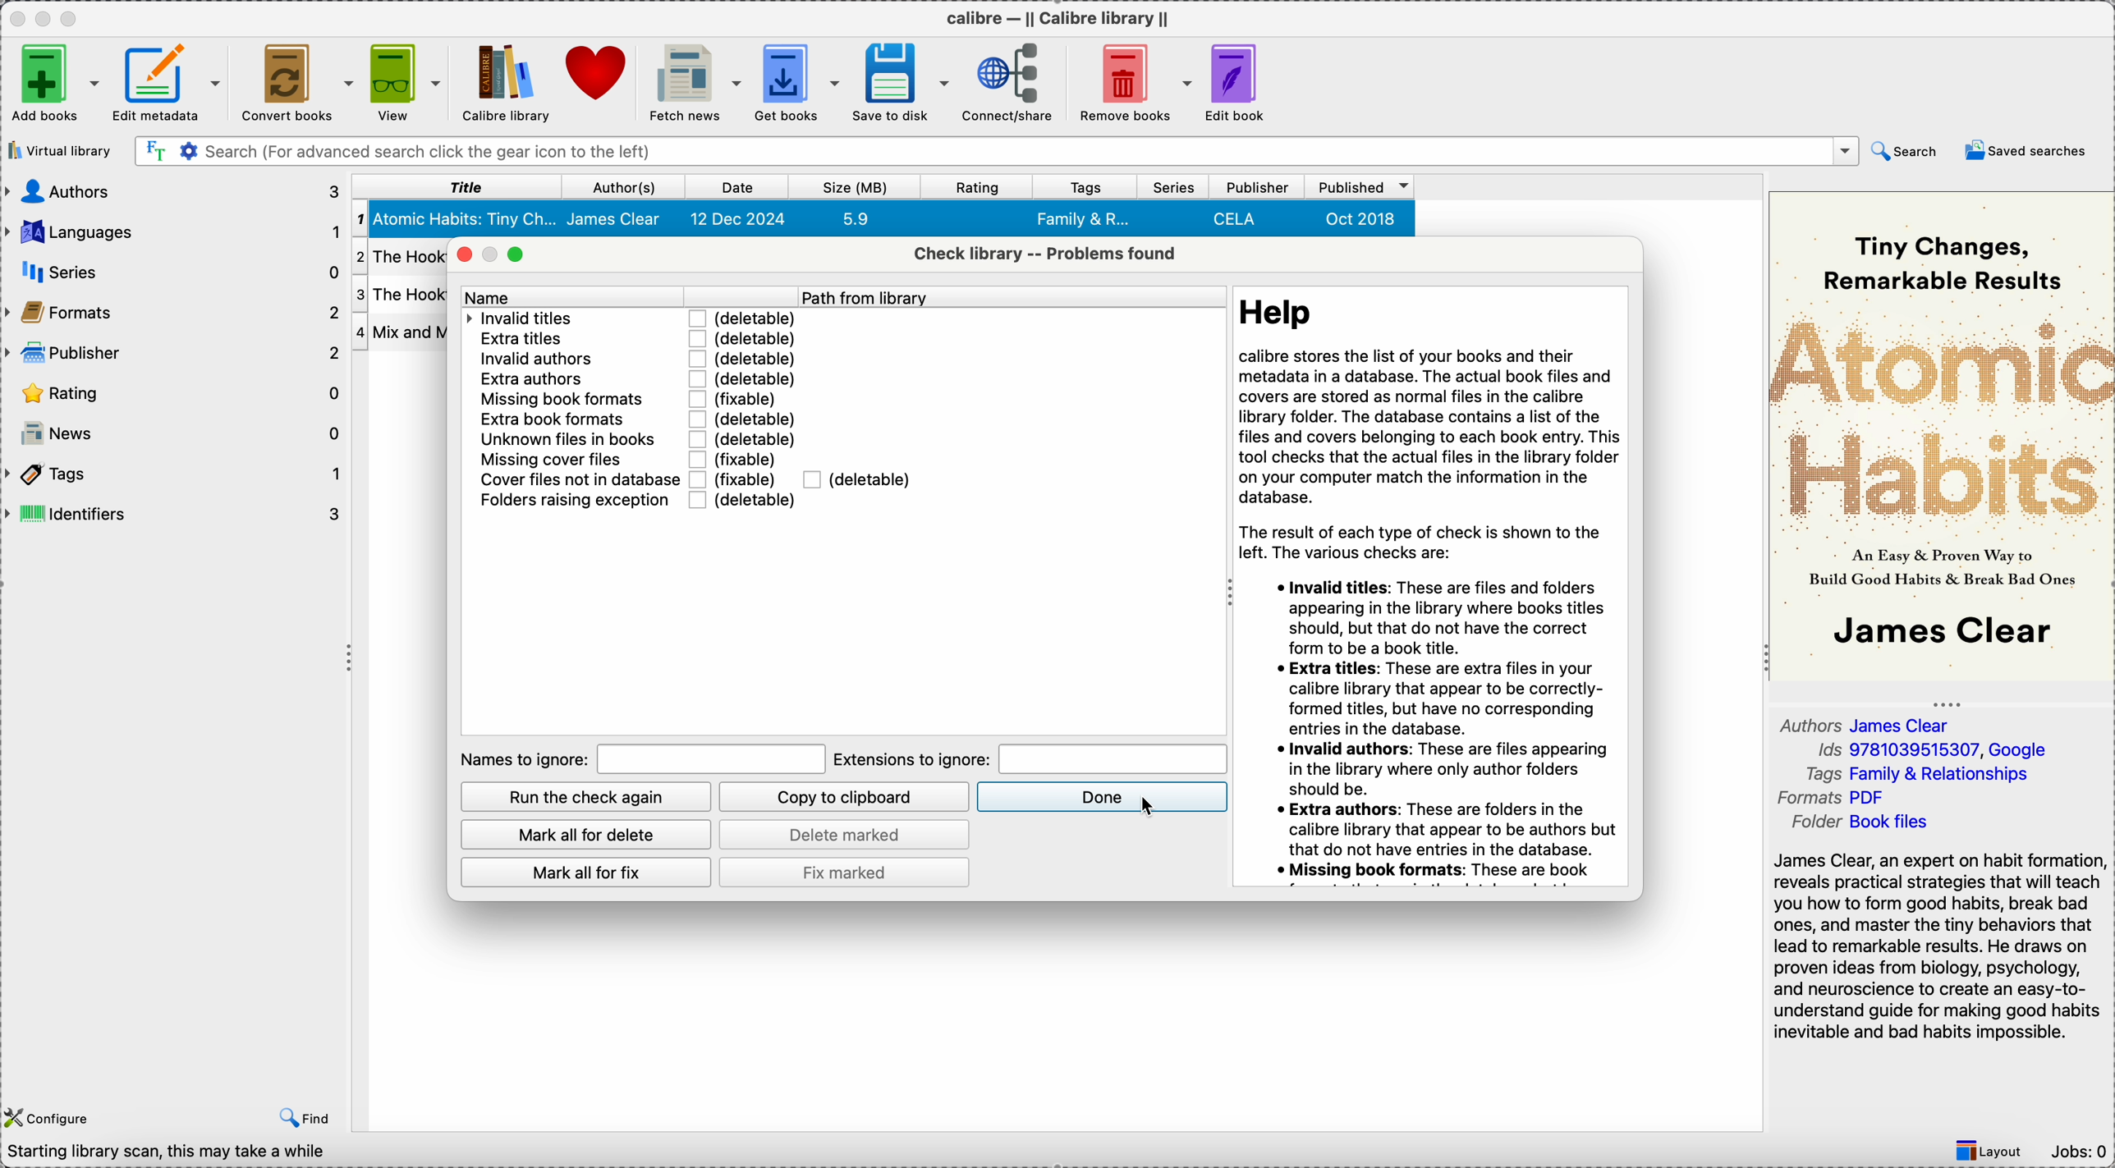 The height and width of the screenshot is (1168, 2115). Describe the element at coordinates (518, 763) in the screenshot. I see `name to ignore` at that location.